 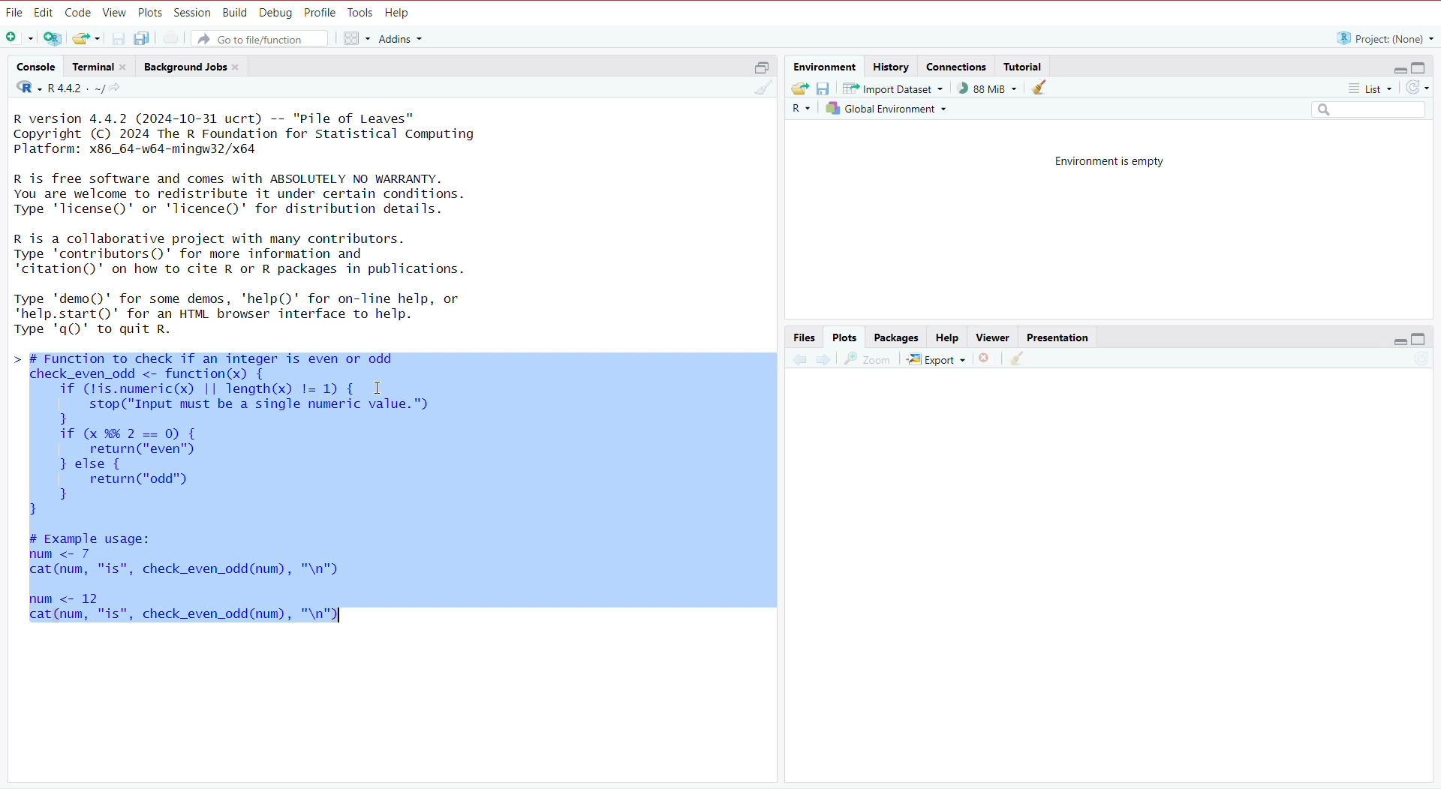 I want to click on session, so click(x=193, y=13).